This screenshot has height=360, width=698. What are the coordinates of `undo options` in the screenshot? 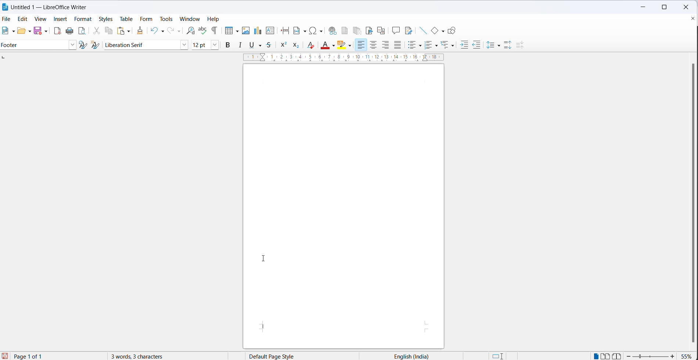 It's located at (162, 31).